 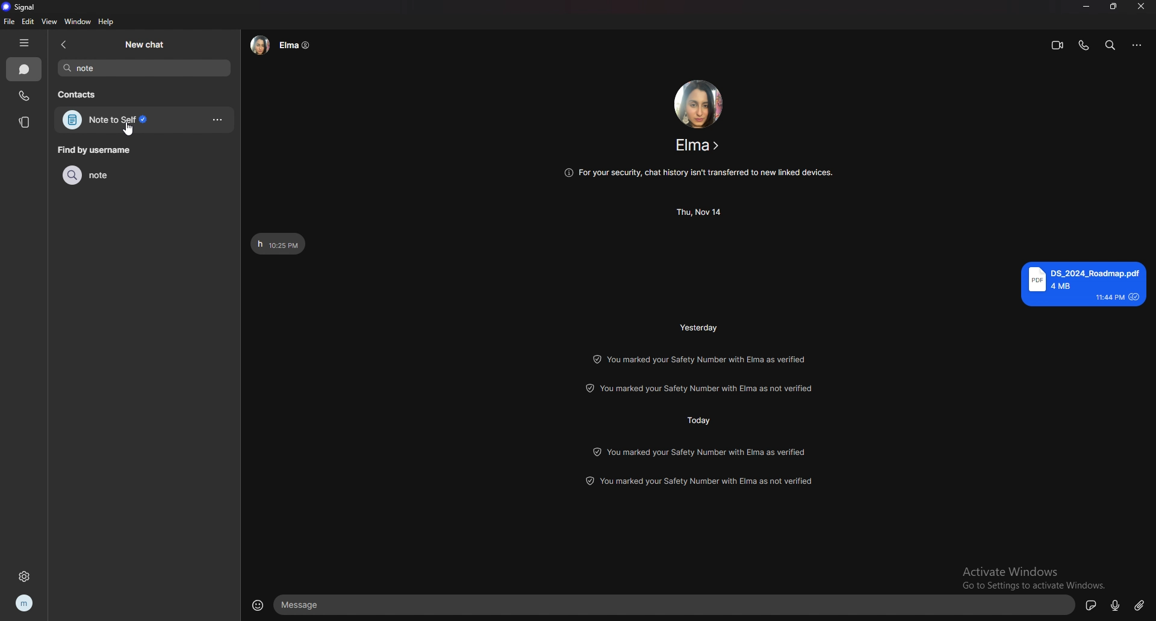 What do you see at coordinates (1083, 45) in the screenshot?
I see `voice call` at bounding box center [1083, 45].